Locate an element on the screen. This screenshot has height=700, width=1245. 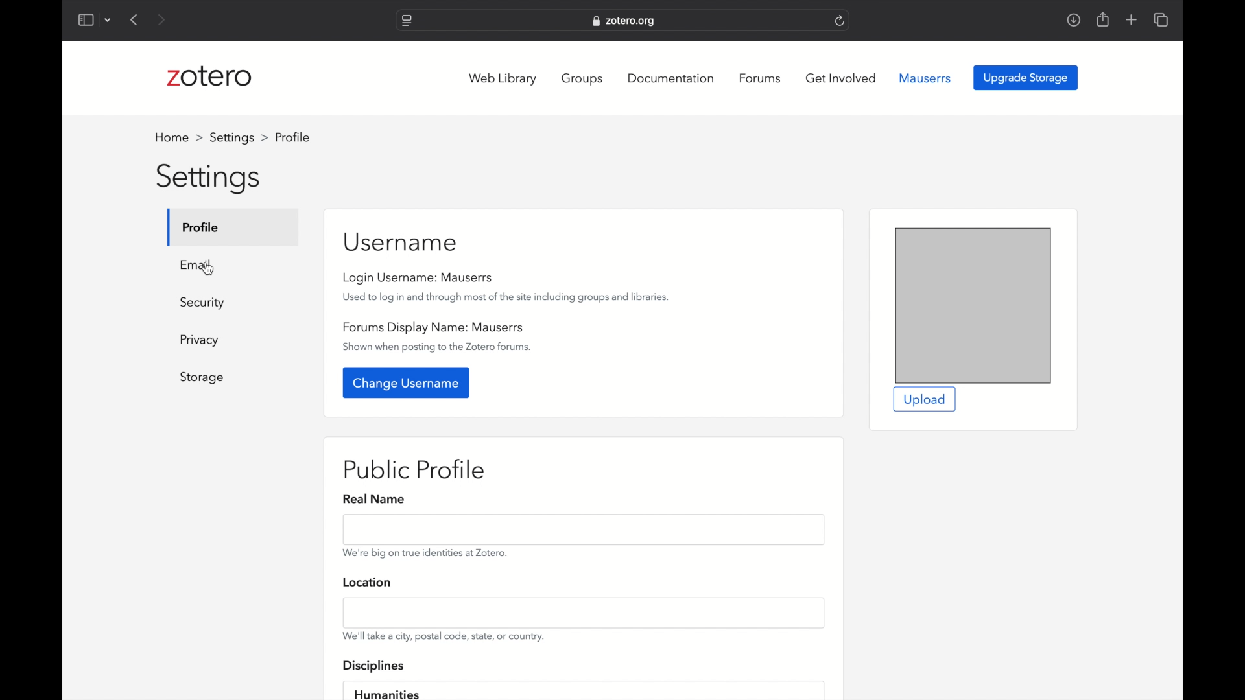
location is located at coordinates (370, 583).